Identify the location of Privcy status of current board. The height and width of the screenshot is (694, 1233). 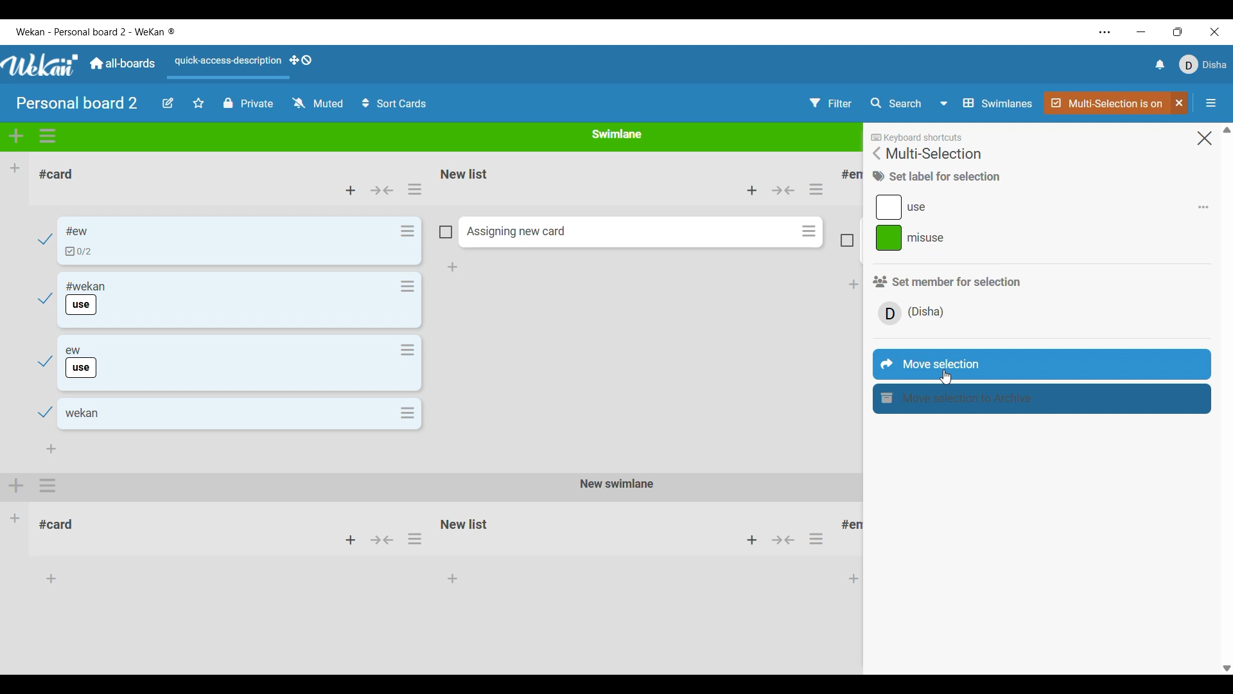
(249, 103).